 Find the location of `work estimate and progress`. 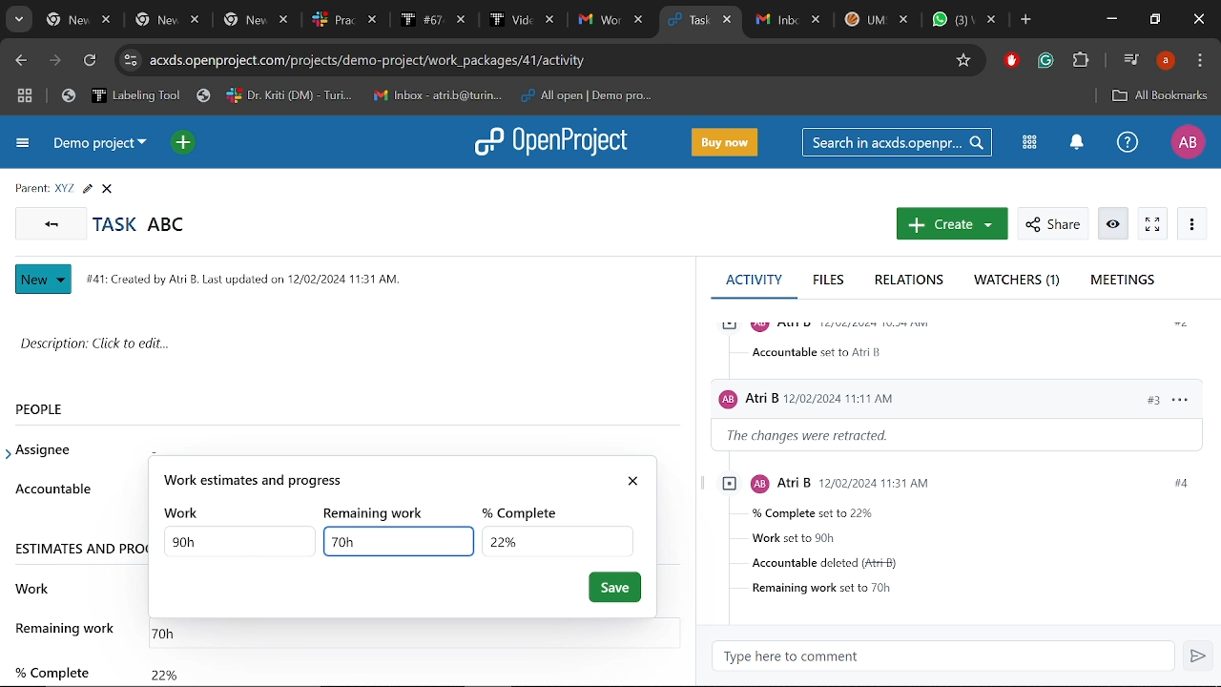

work estimate and progress is located at coordinates (384, 480).